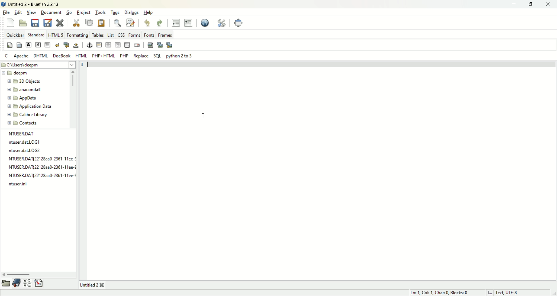 The image size is (557, 296). Describe the element at coordinates (18, 12) in the screenshot. I see `edit` at that location.